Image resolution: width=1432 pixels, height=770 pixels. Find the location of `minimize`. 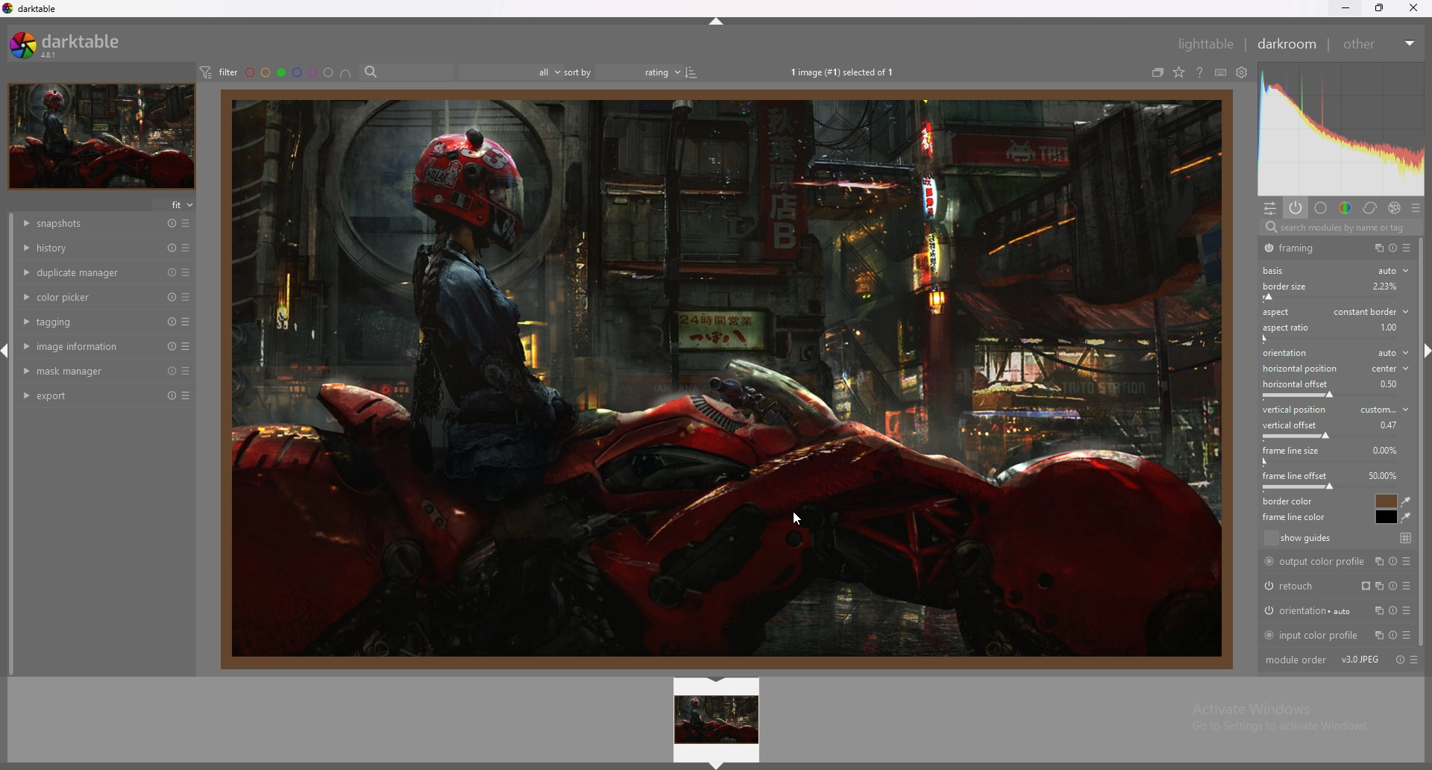

minimize is located at coordinates (1345, 7).